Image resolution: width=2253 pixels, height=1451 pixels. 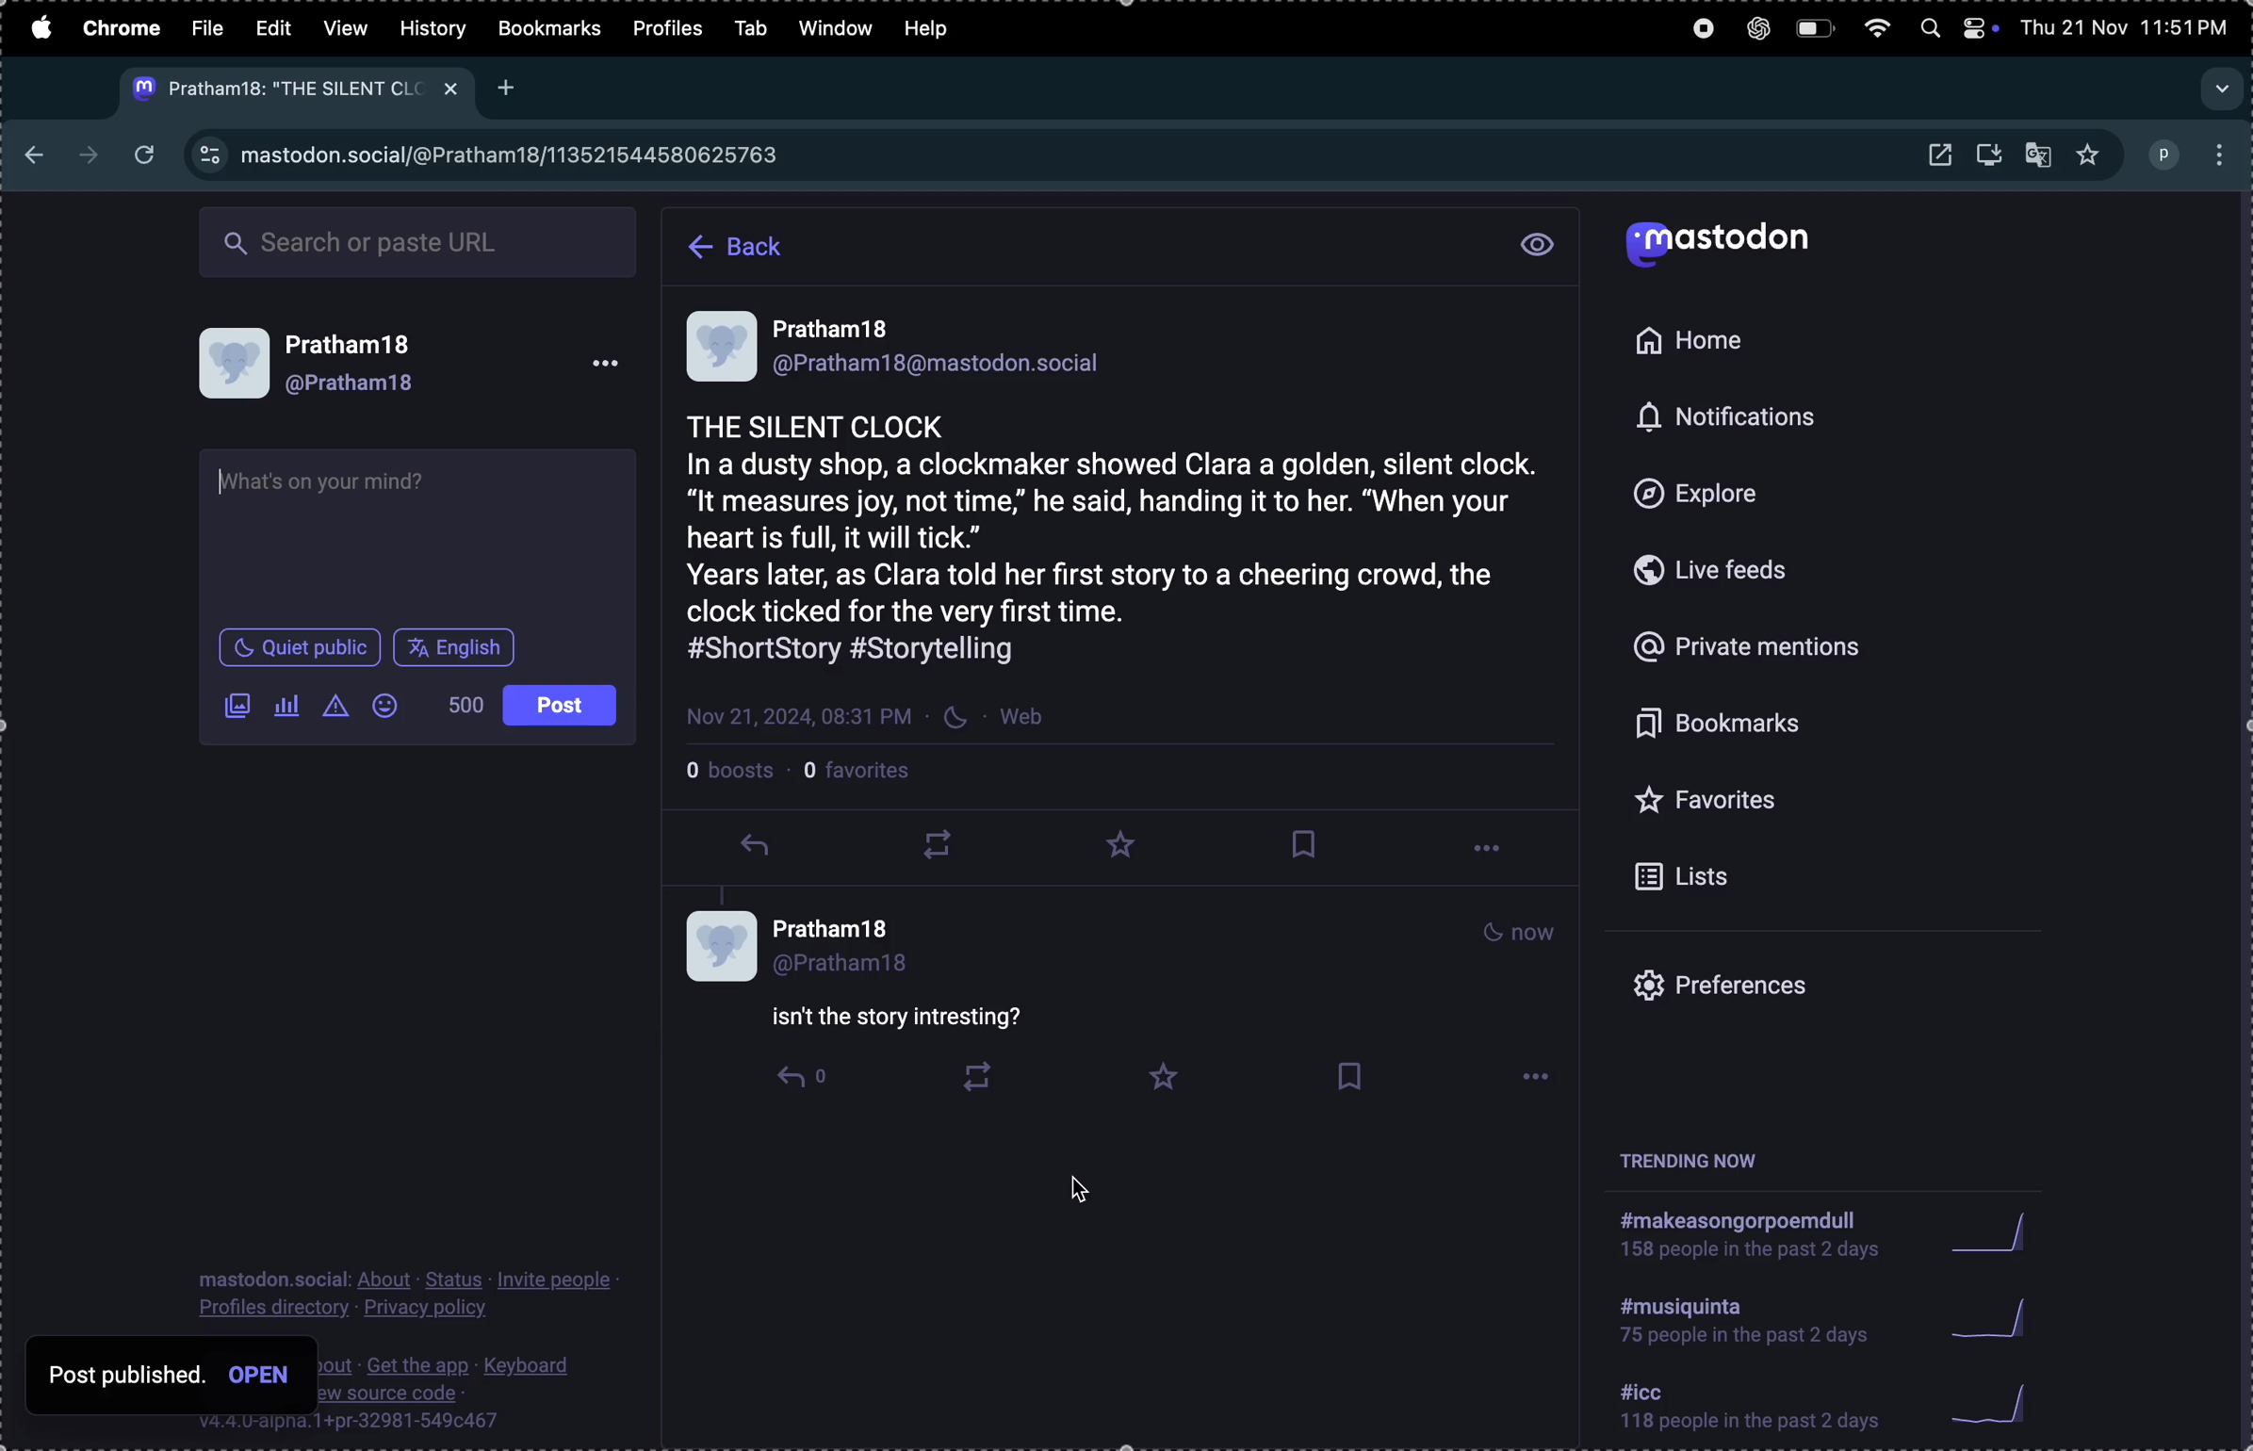 I want to click on battery, so click(x=1813, y=30).